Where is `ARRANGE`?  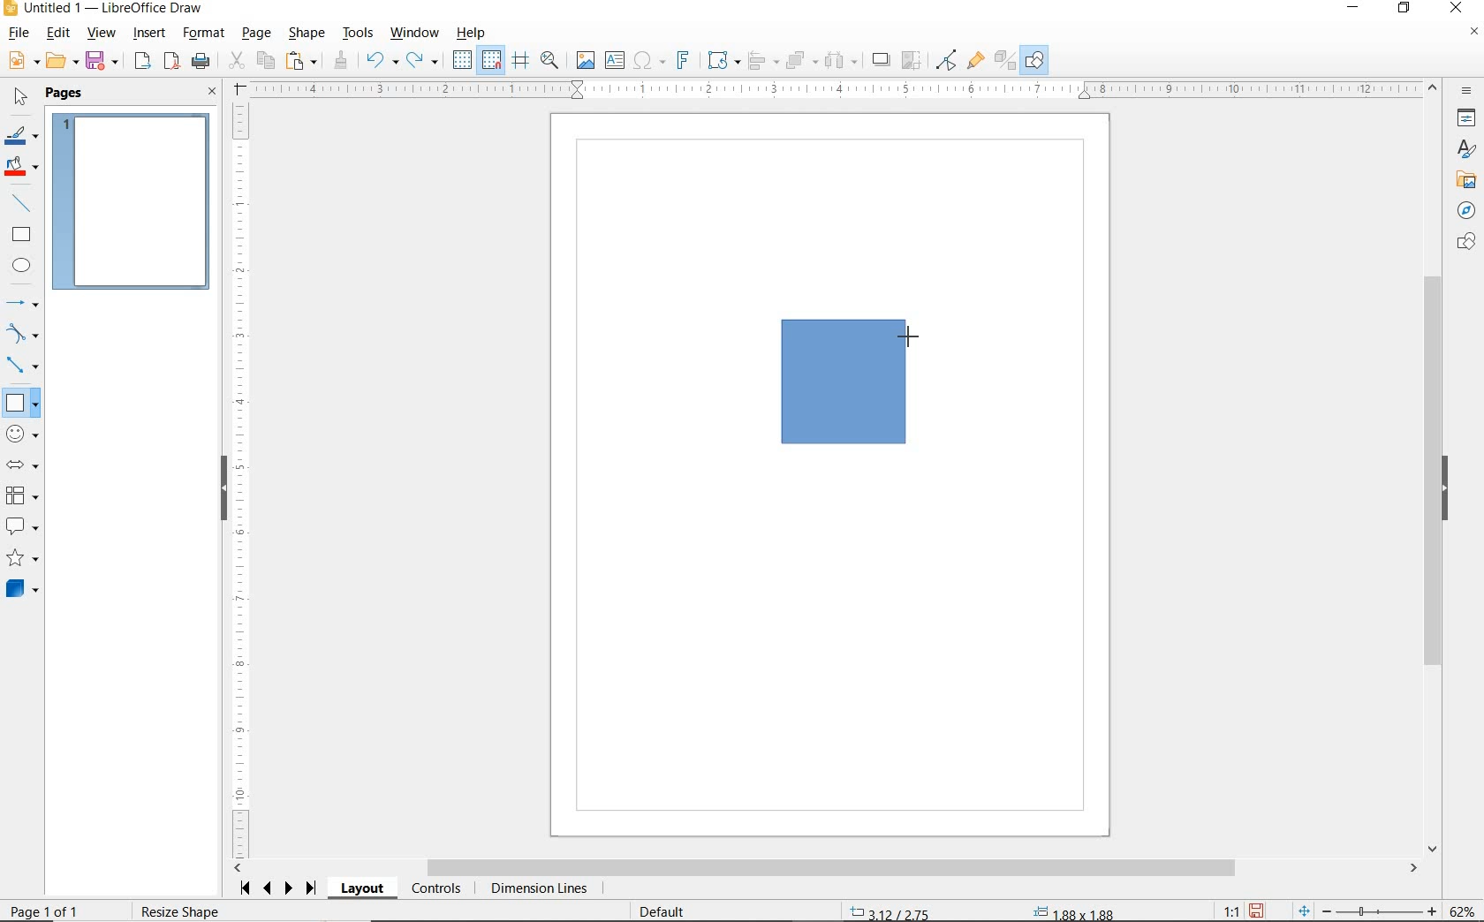 ARRANGE is located at coordinates (802, 59).